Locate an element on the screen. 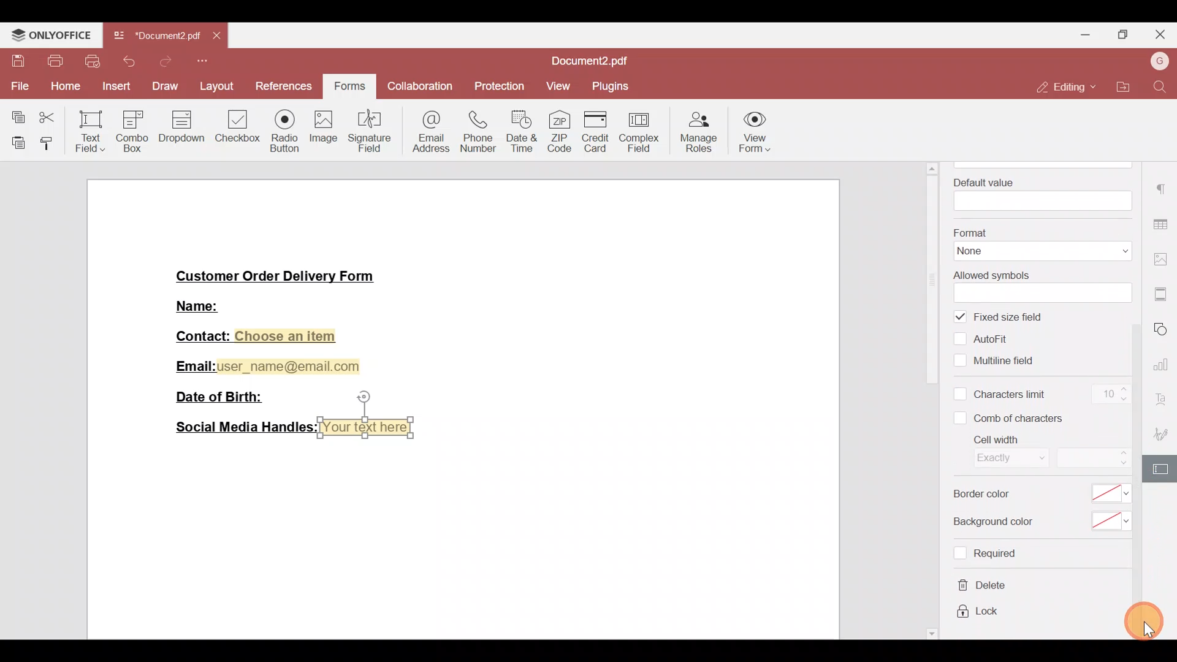 This screenshot has height=662, width=1177. Radio button is located at coordinates (281, 129).